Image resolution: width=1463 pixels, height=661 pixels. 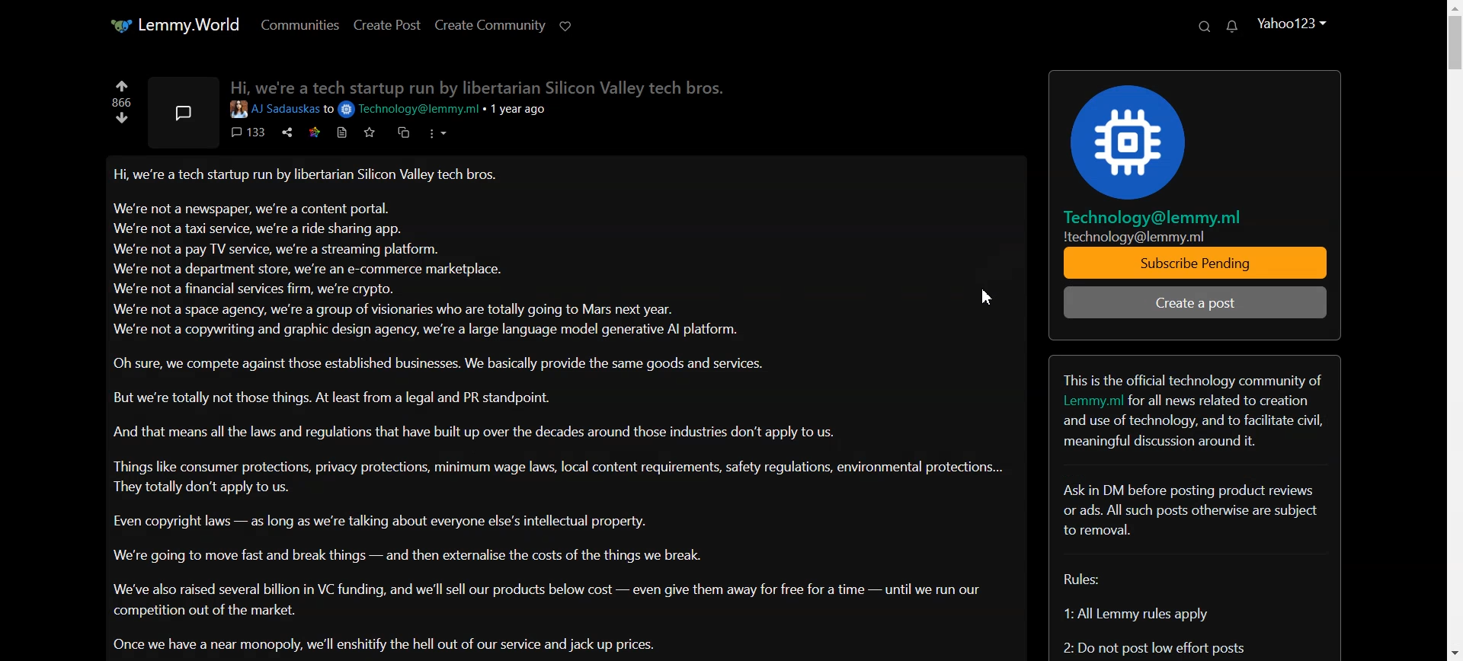 What do you see at coordinates (386, 24) in the screenshot?
I see `Create Post` at bounding box center [386, 24].